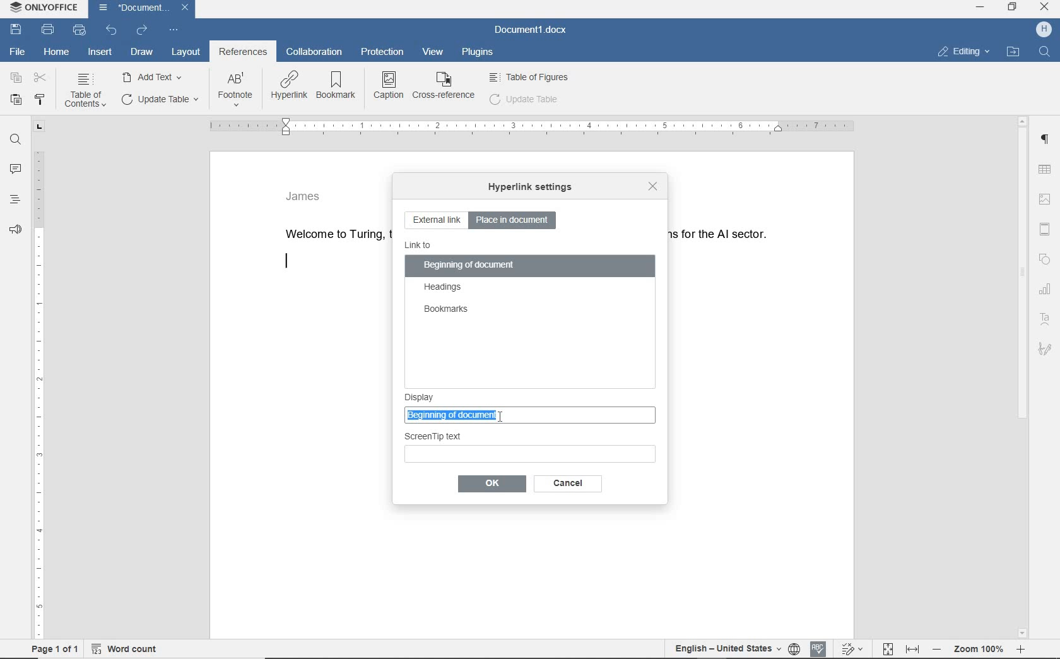 This screenshot has height=659, width=1060. Describe the element at coordinates (887, 649) in the screenshot. I see `fit topage` at that location.